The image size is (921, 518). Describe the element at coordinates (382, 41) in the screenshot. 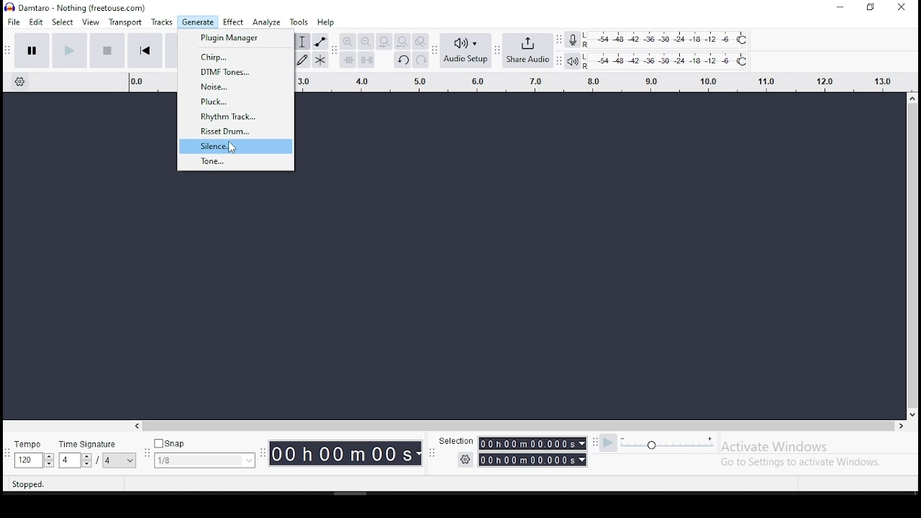

I see `fit selection to width` at that location.